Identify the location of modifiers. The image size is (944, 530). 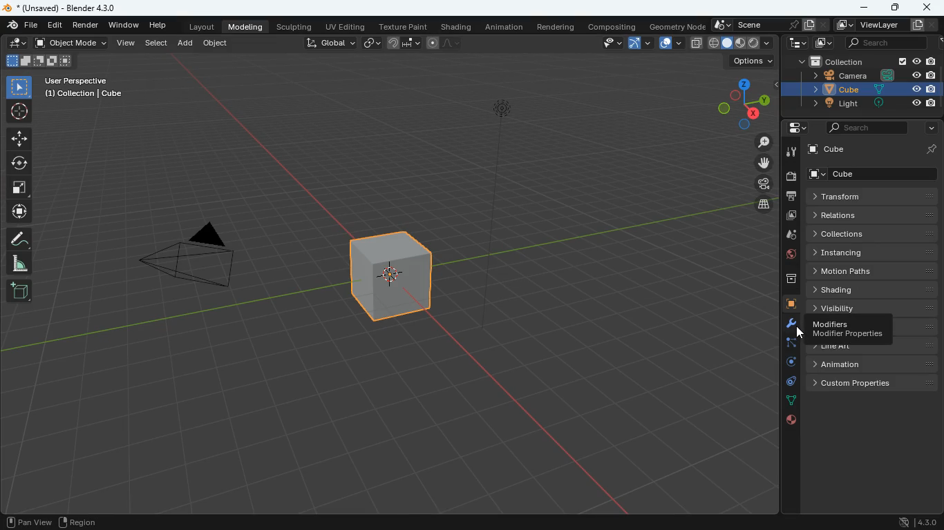
(789, 326).